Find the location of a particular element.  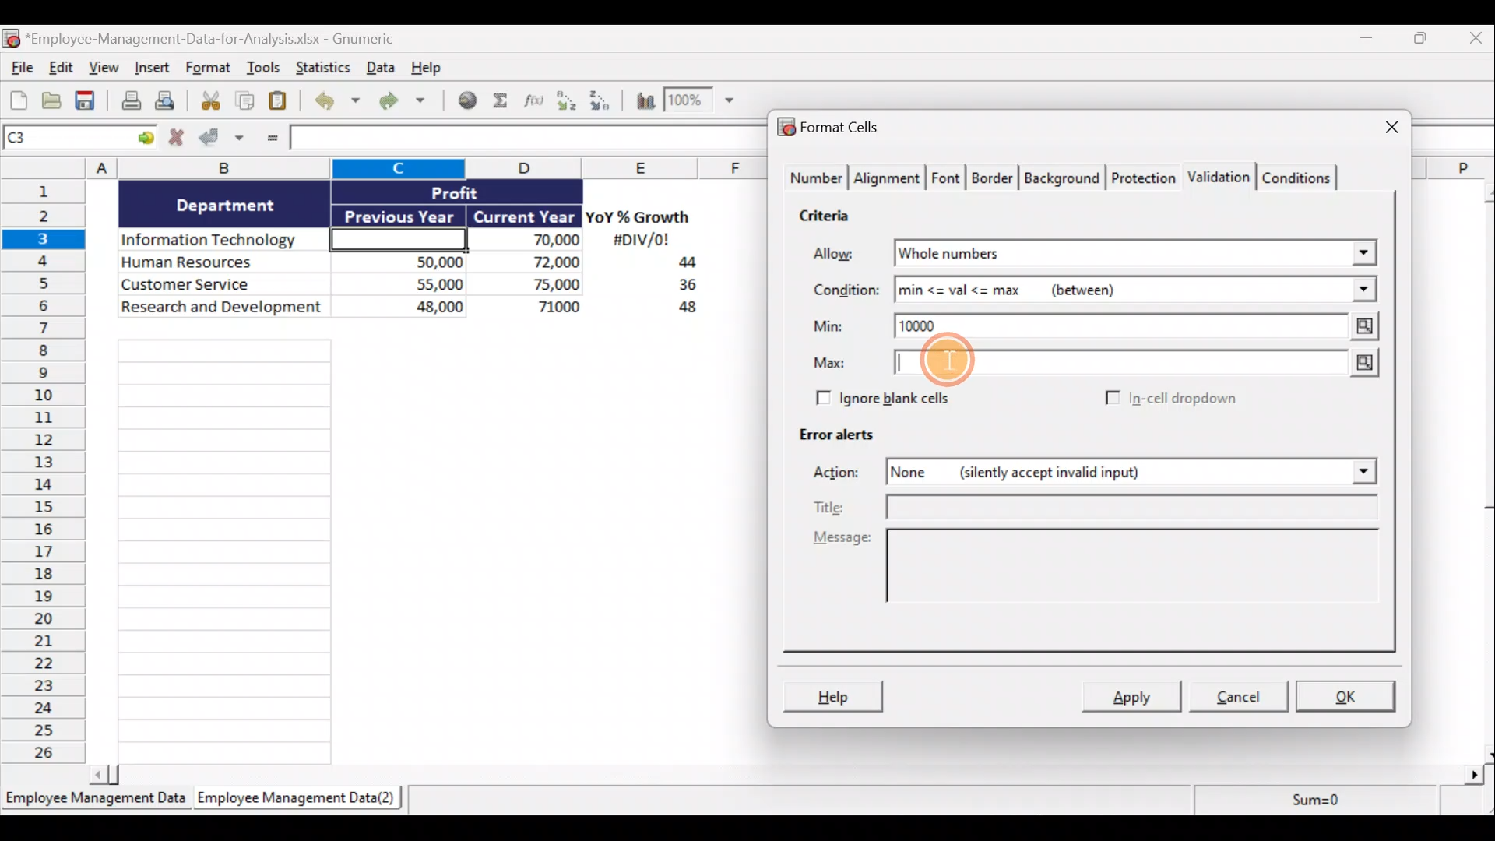

70,000 is located at coordinates (533, 241).